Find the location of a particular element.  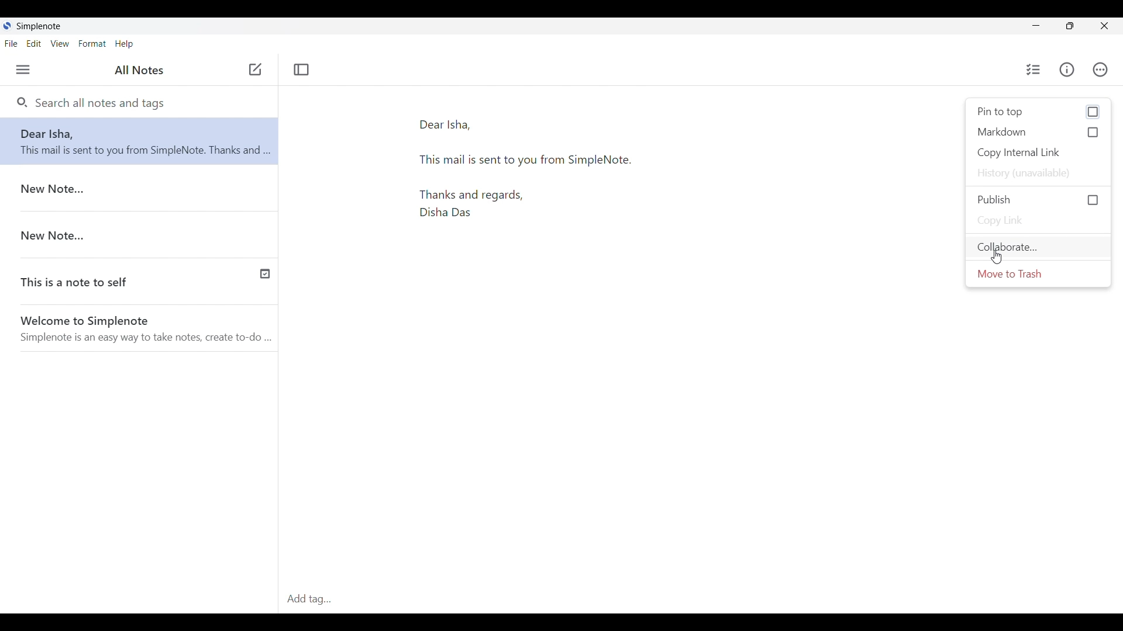

published is located at coordinates (263, 273).